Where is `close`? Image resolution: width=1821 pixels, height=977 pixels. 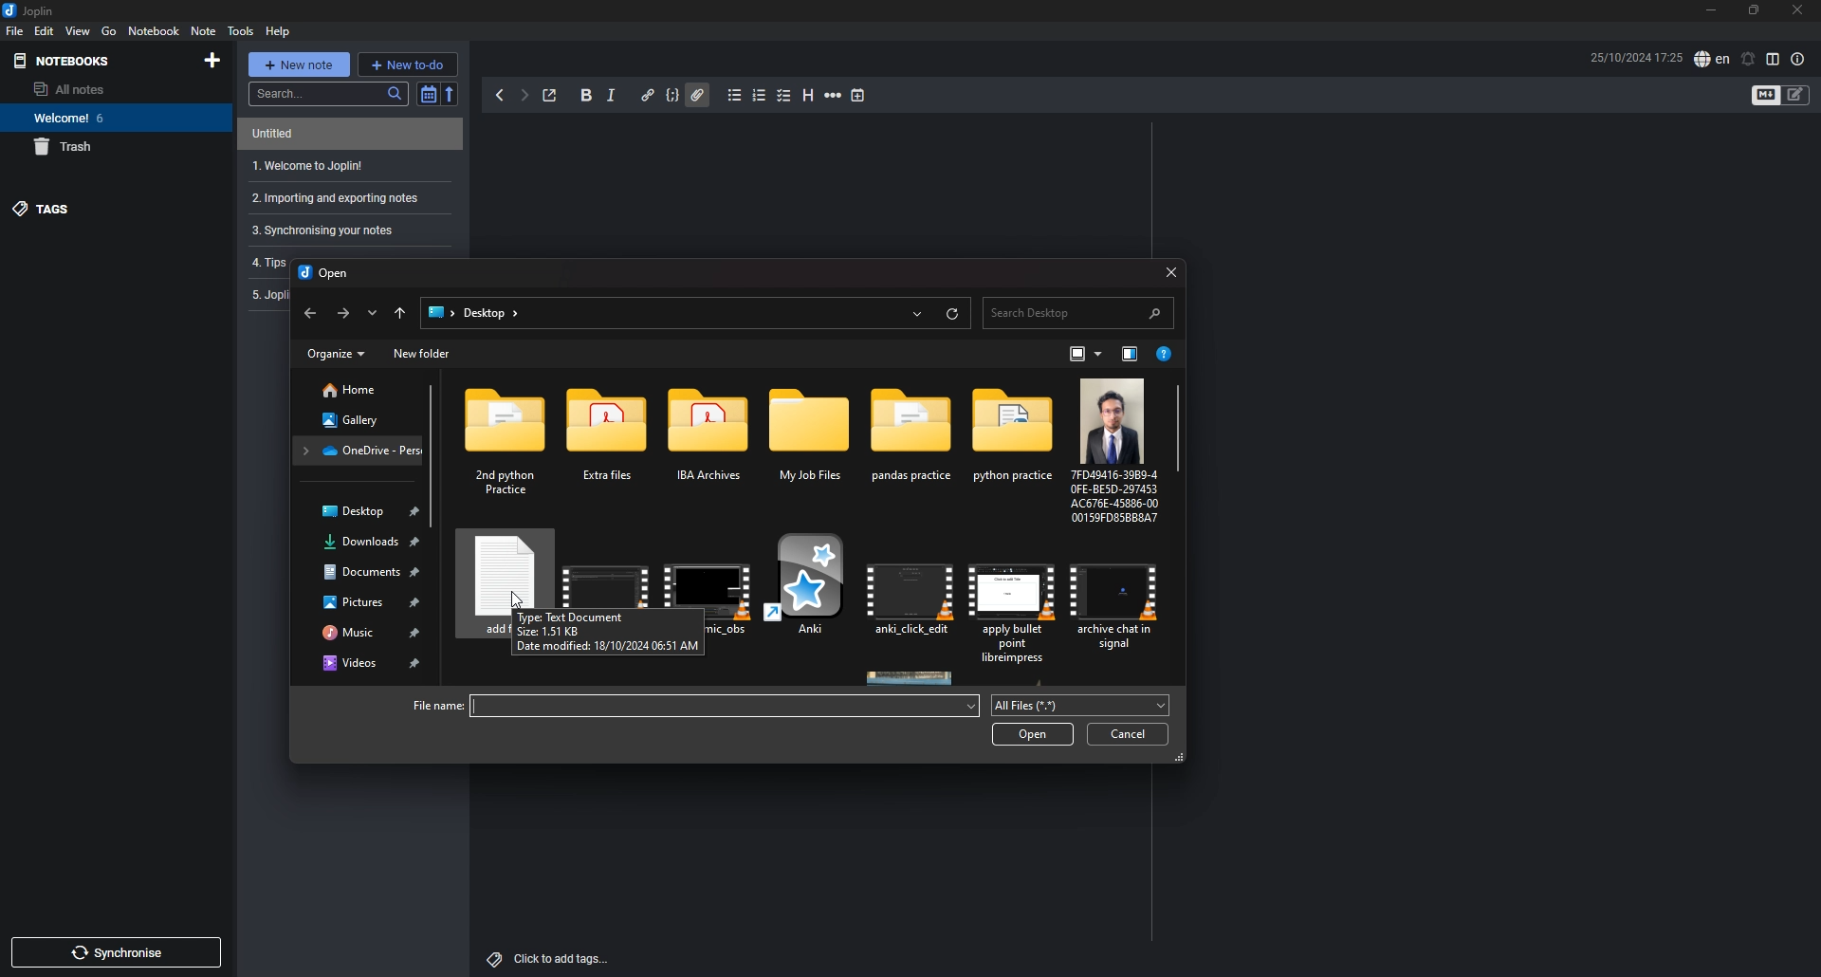 close is located at coordinates (1172, 268).